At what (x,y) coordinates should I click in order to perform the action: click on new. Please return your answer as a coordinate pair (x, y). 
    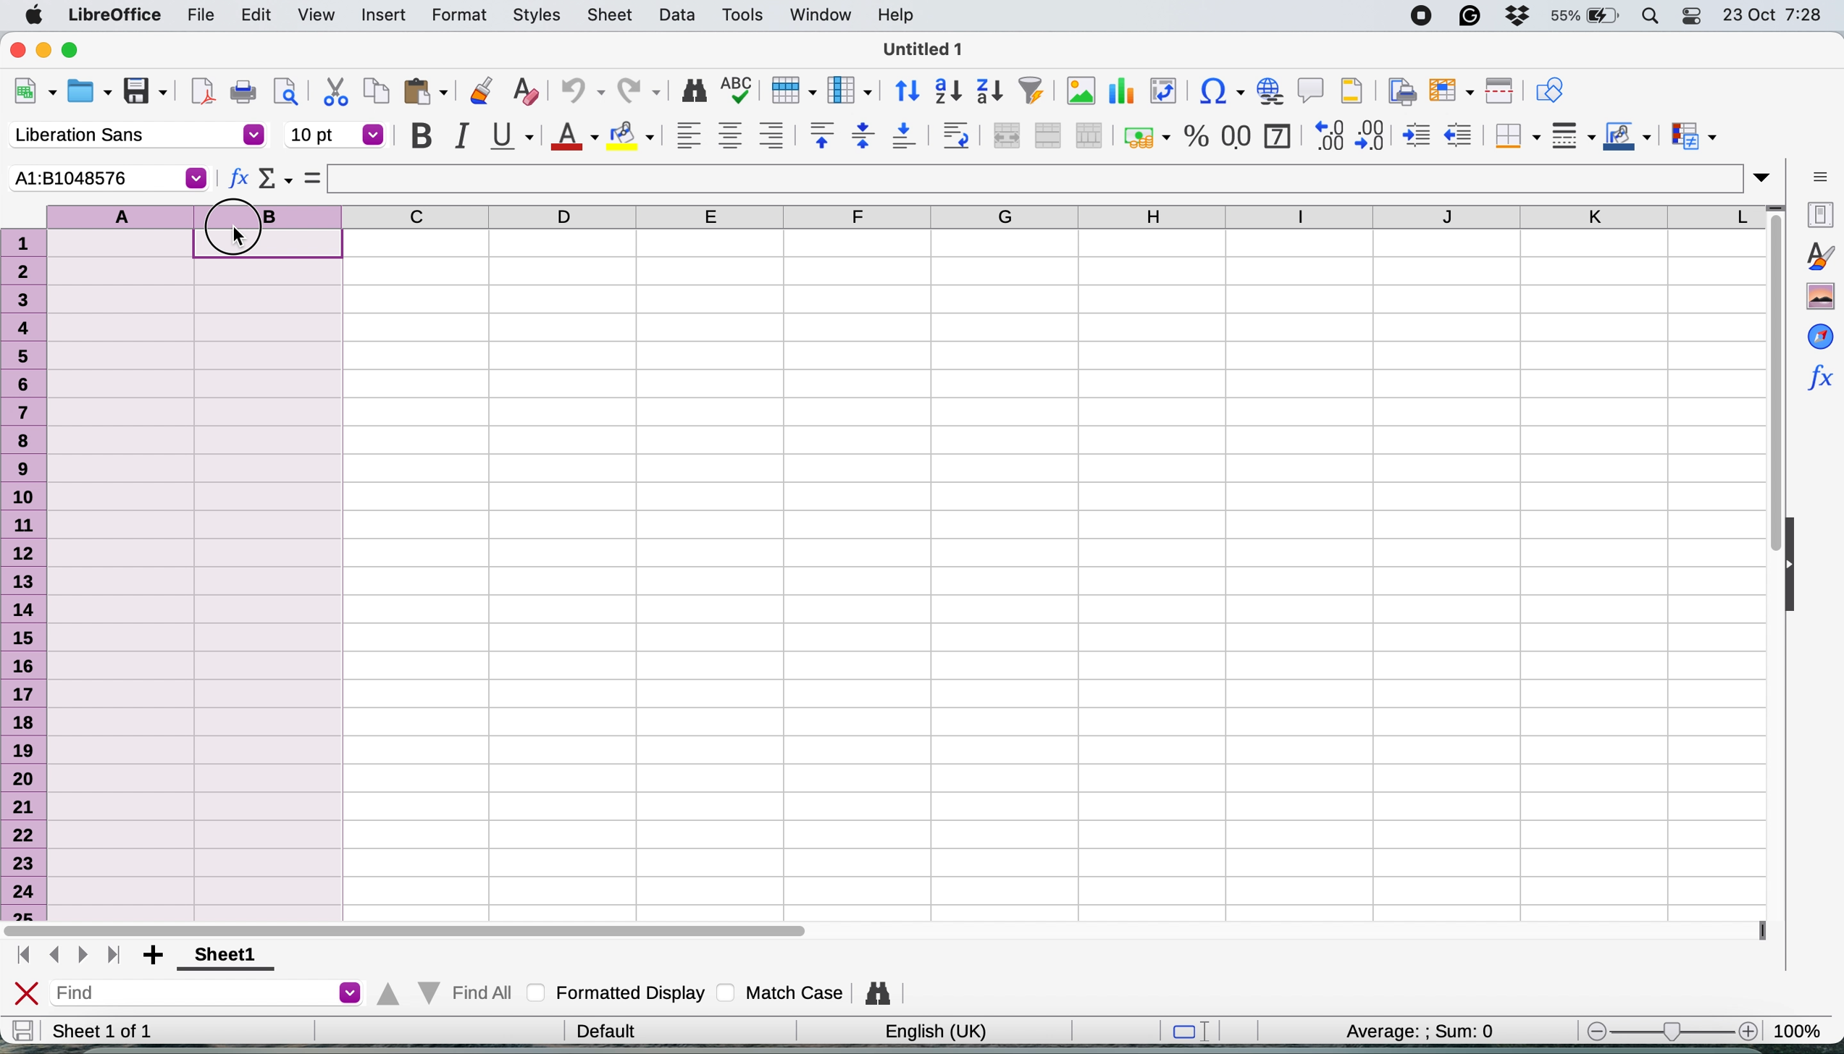
    Looking at the image, I should click on (33, 93).